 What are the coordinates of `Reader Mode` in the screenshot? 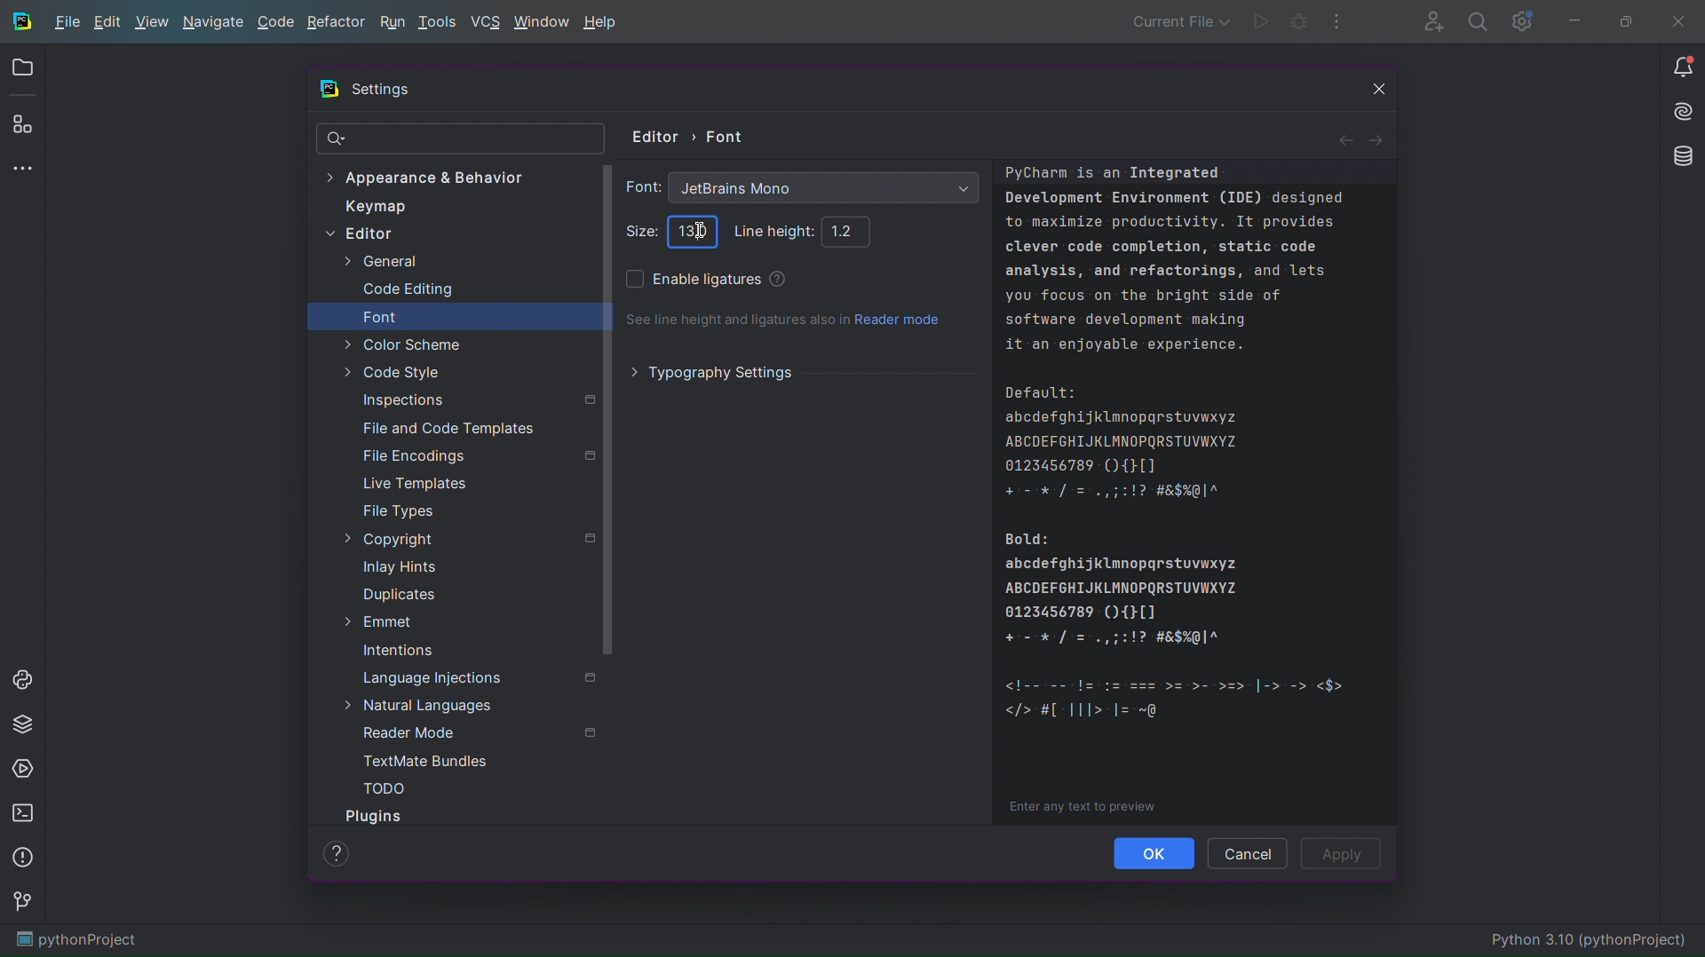 It's located at (477, 732).